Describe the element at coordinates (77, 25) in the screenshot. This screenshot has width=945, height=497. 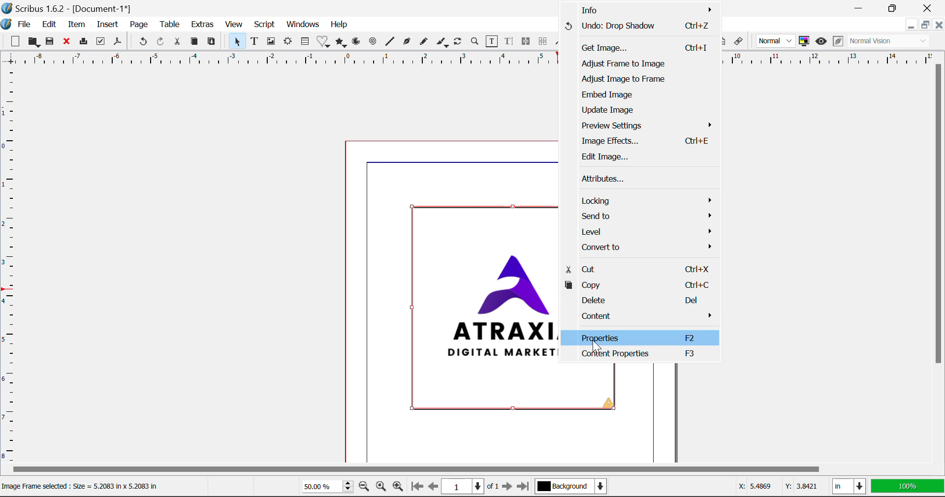
I see `Item` at that location.